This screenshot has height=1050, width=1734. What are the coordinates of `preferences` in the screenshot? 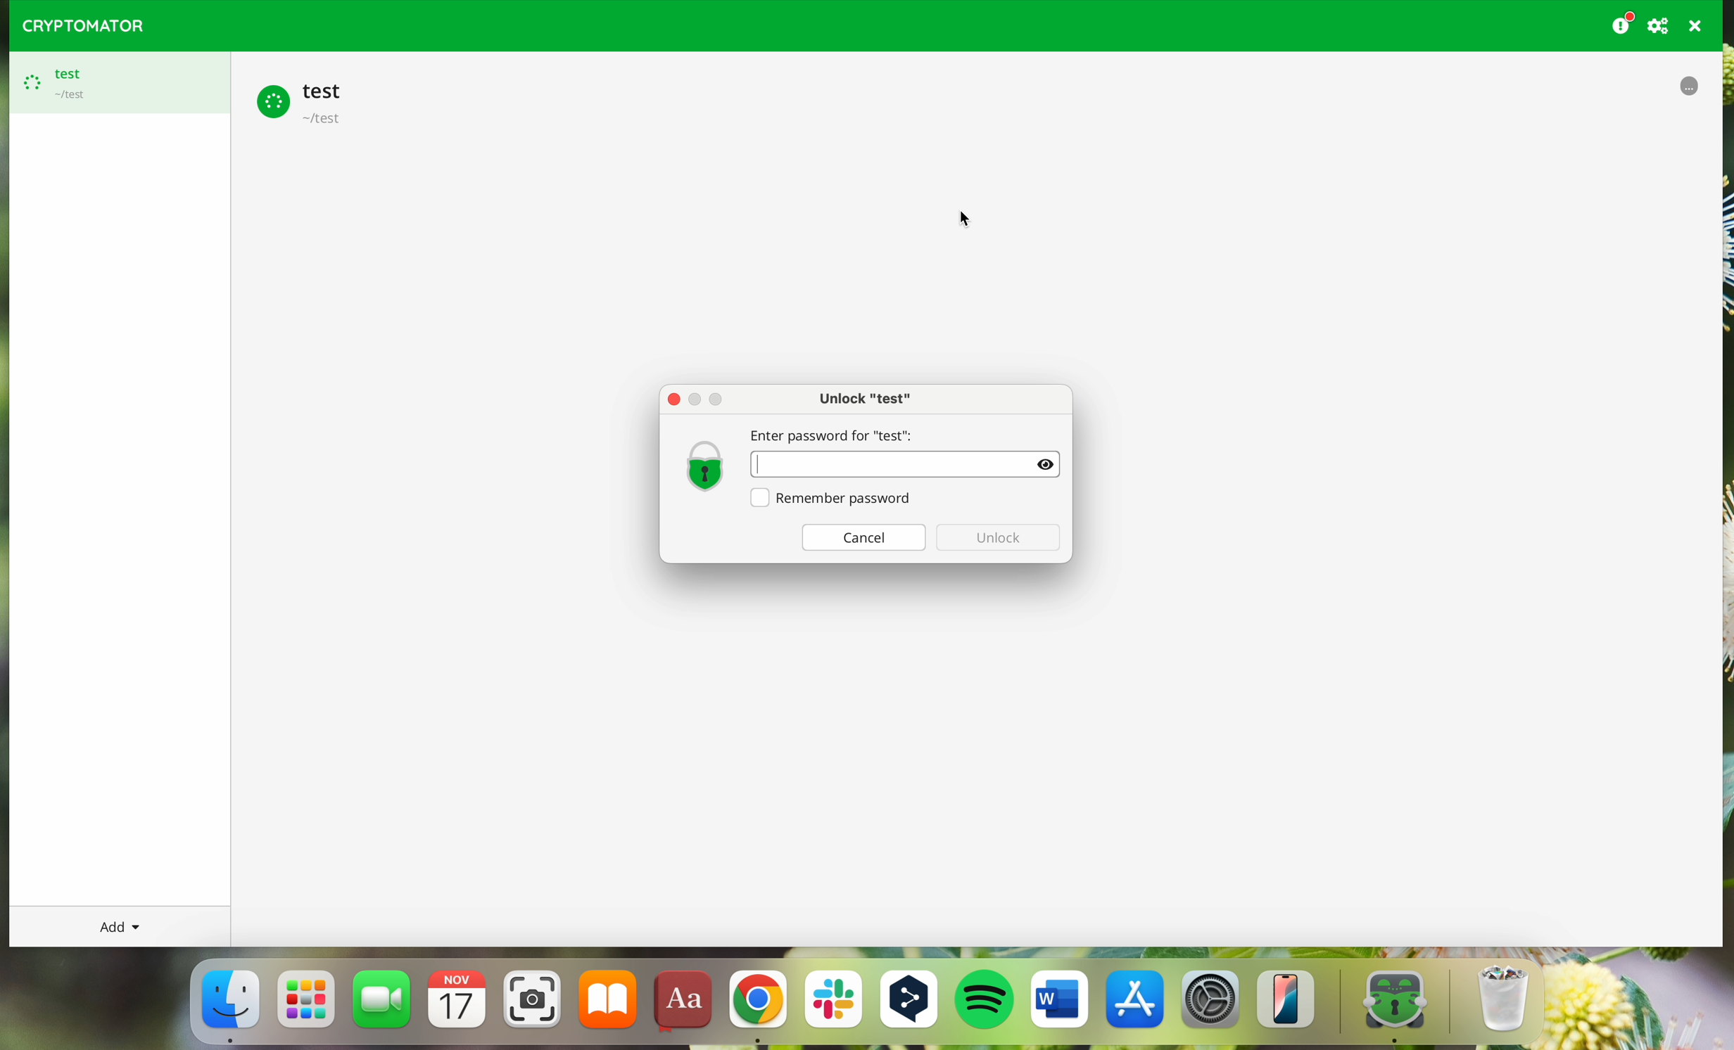 It's located at (1660, 25).